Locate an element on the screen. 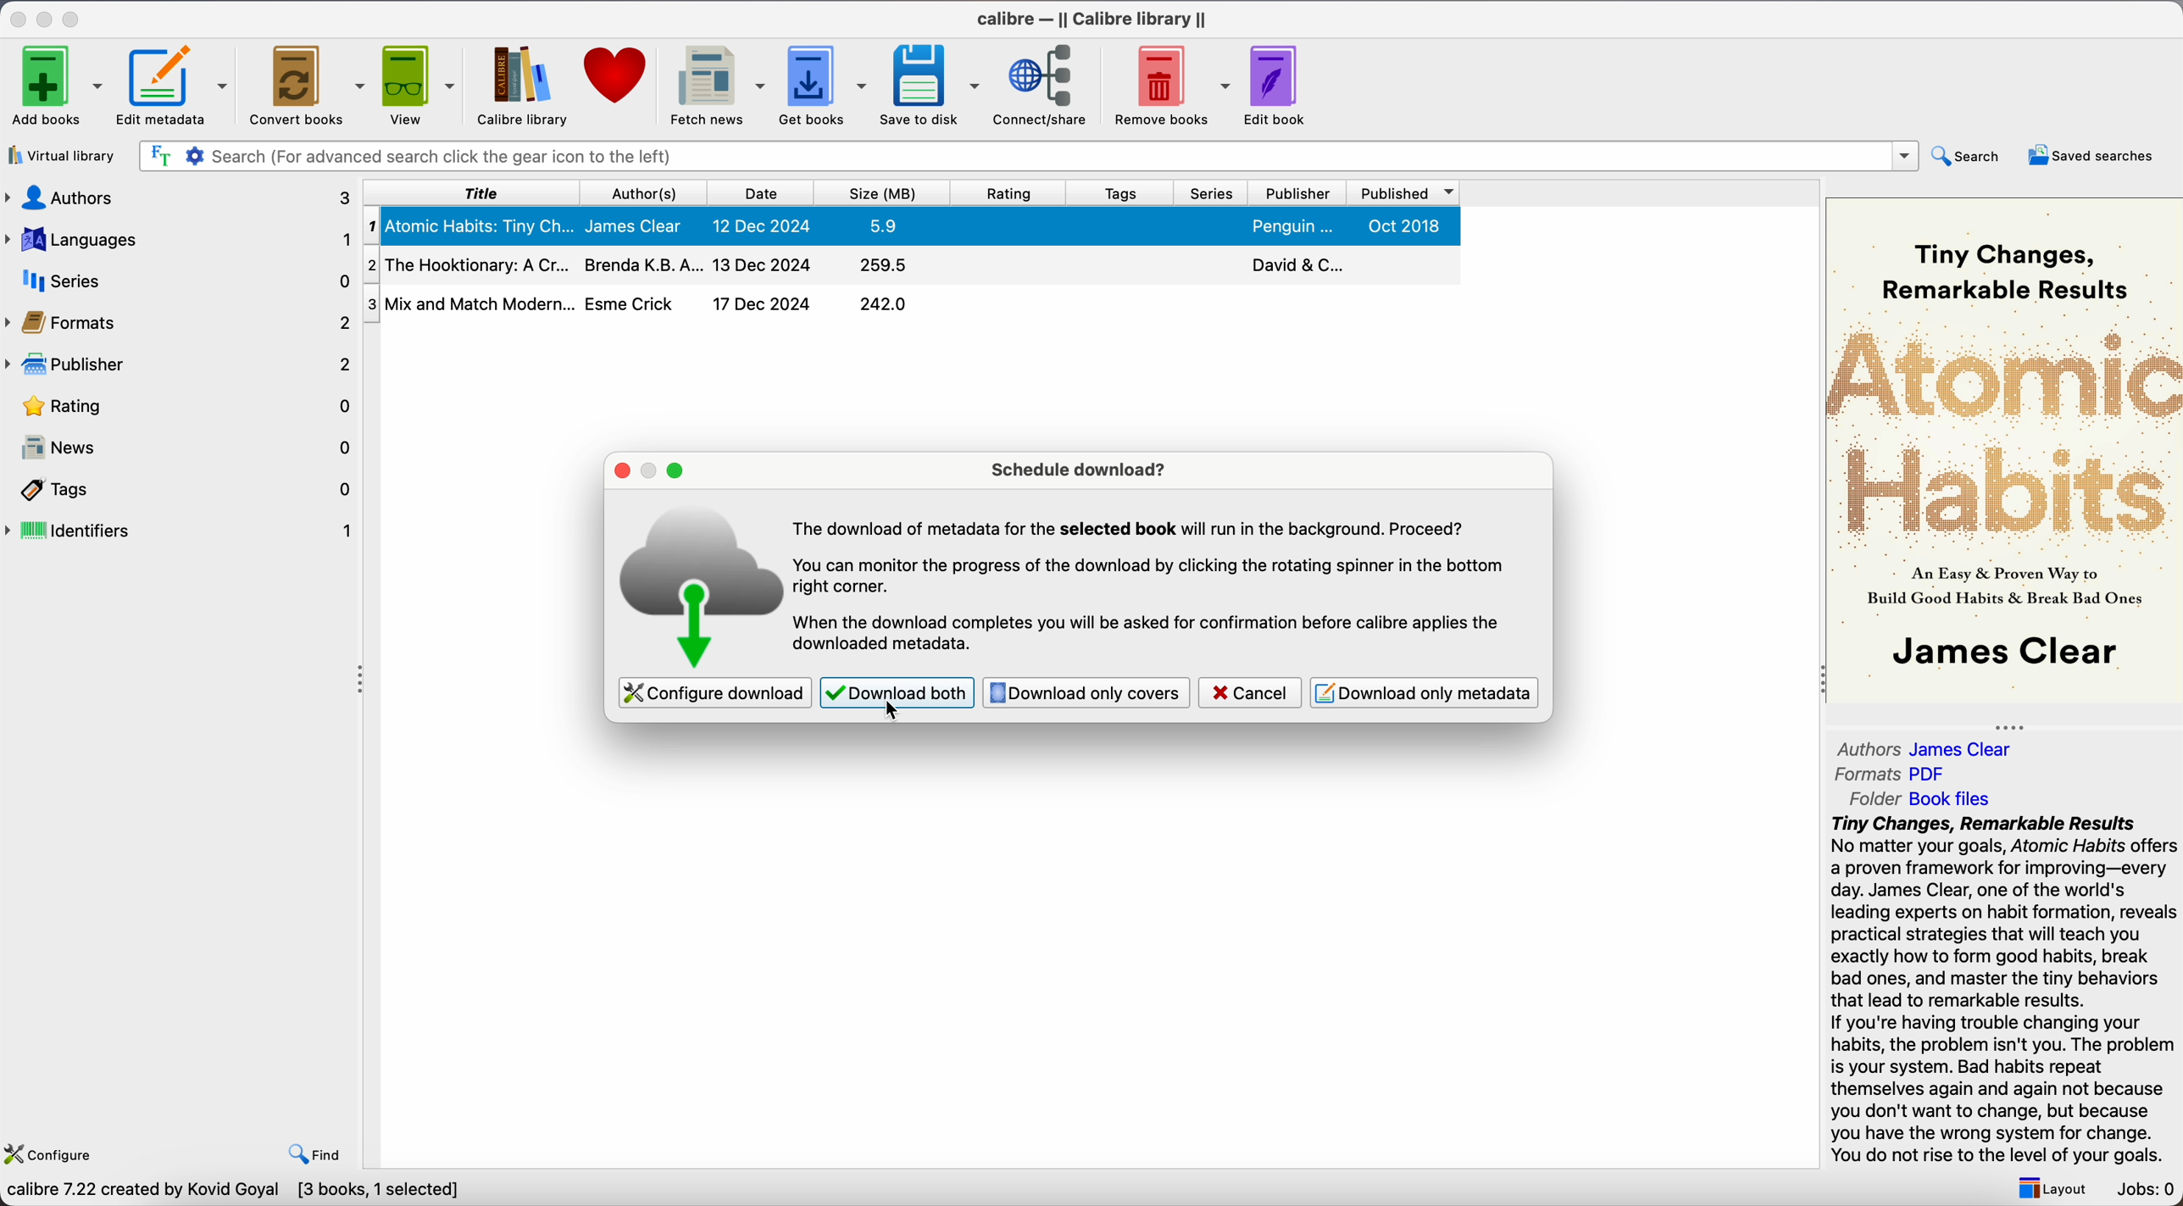 The image size is (2183, 1206). minimize app is located at coordinates (47, 19).